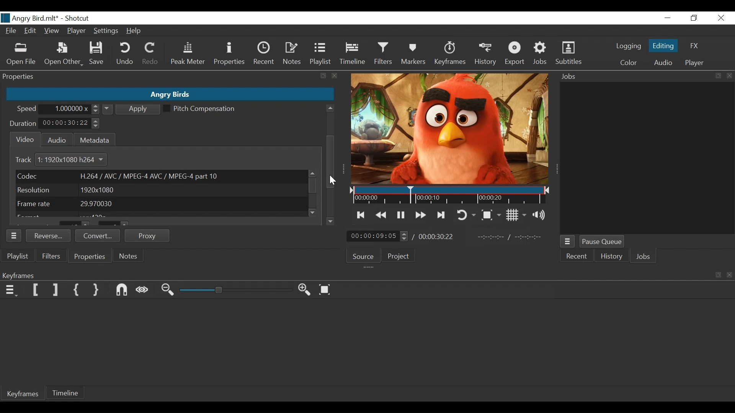 The width and height of the screenshot is (735, 413). Describe the element at coordinates (23, 124) in the screenshot. I see `Duration` at that location.